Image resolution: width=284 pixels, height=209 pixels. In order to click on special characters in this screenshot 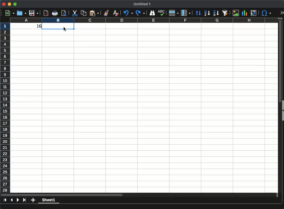, I will do `click(266, 13)`.